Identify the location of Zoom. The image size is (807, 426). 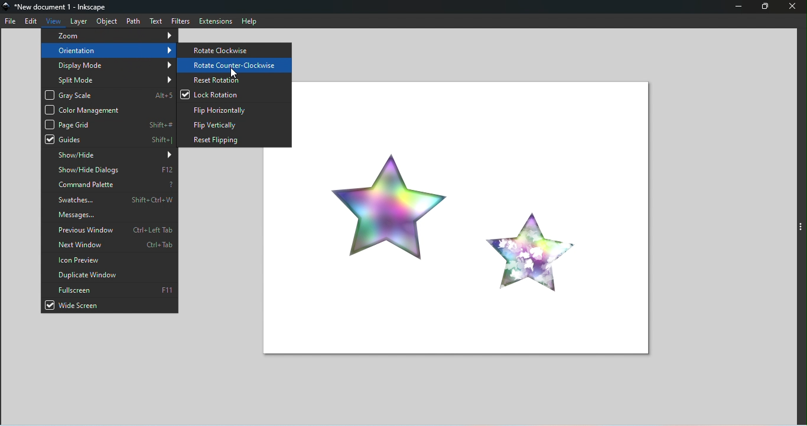
(109, 35).